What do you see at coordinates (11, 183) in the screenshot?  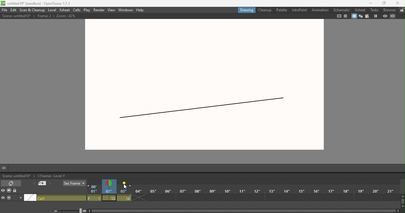 I see `Toggle Xsheet/timeline` at bounding box center [11, 183].